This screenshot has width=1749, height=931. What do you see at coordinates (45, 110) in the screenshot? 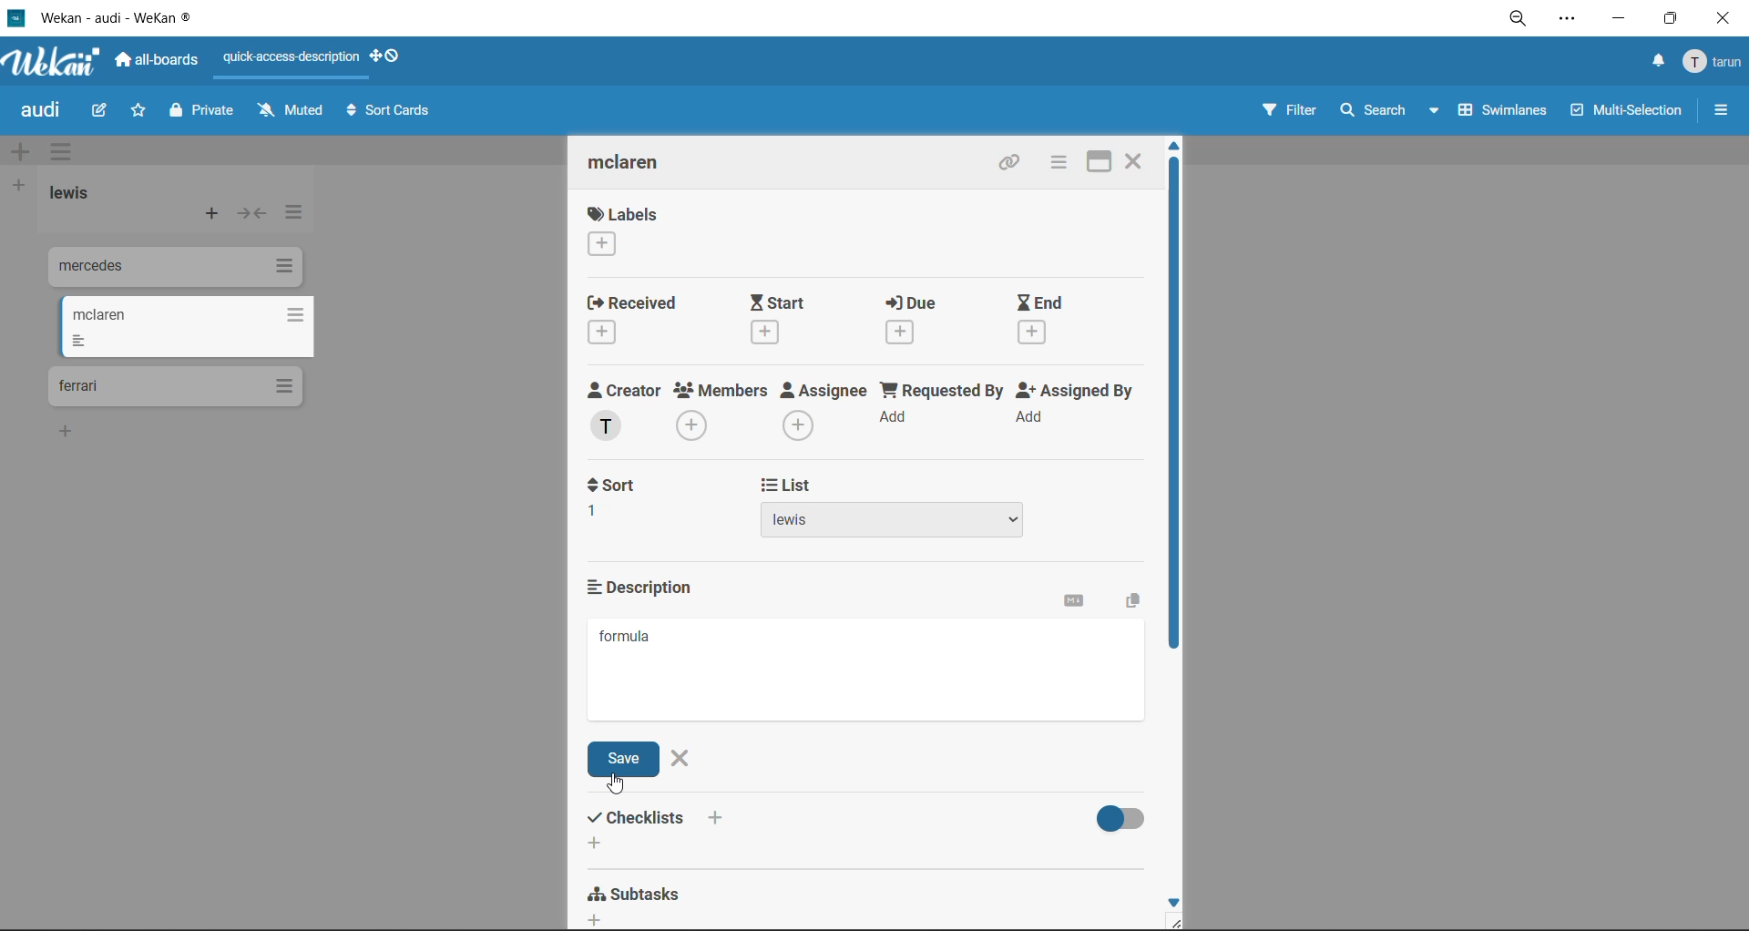
I see `board title` at bounding box center [45, 110].